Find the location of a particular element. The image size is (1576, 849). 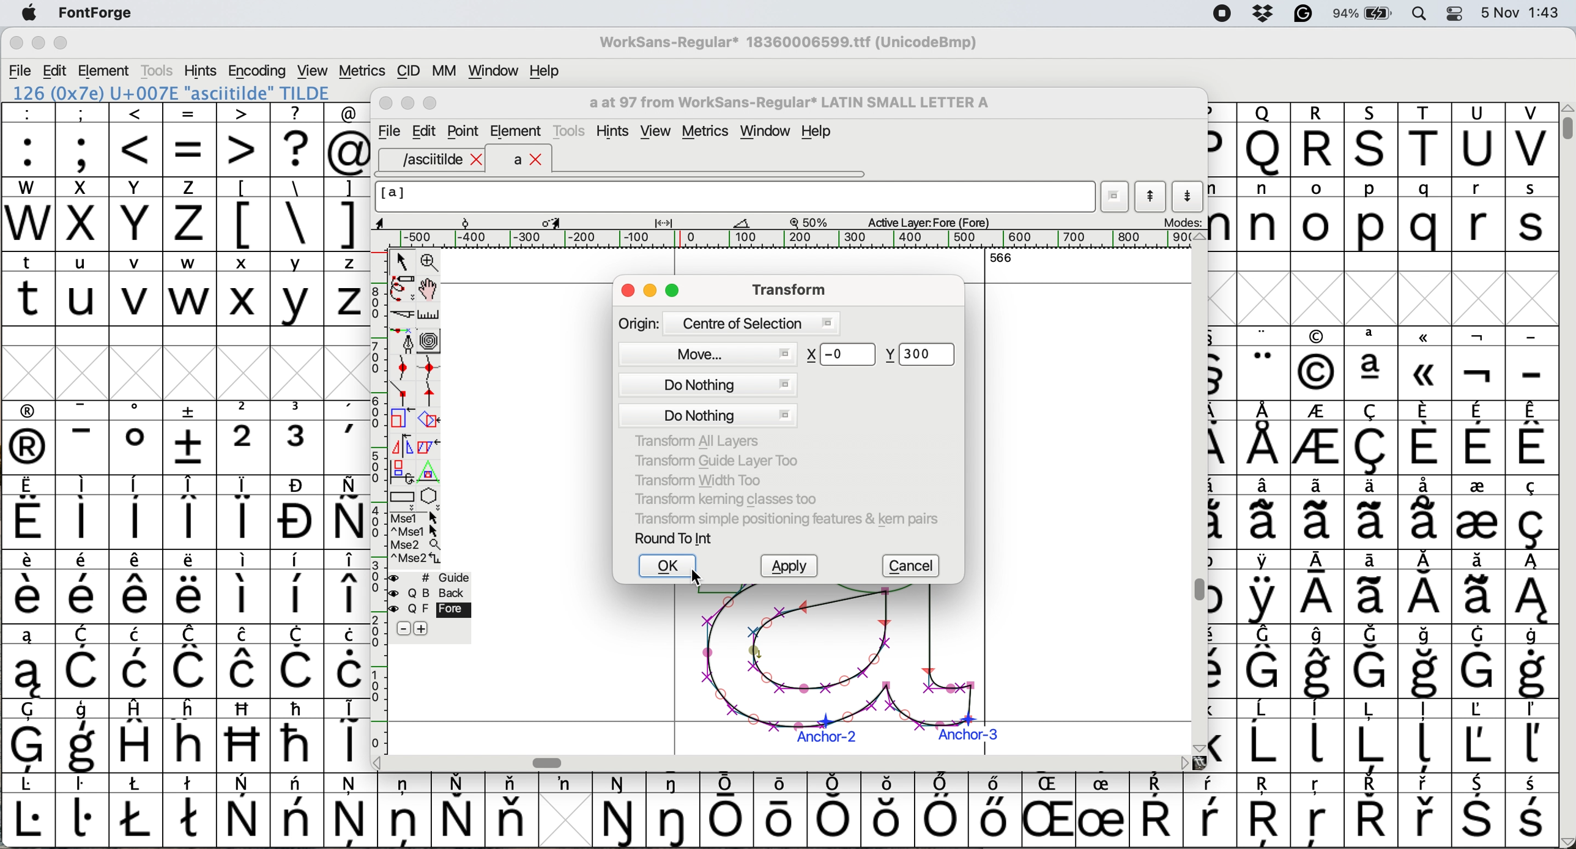

symbol is located at coordinates (1372, 662).